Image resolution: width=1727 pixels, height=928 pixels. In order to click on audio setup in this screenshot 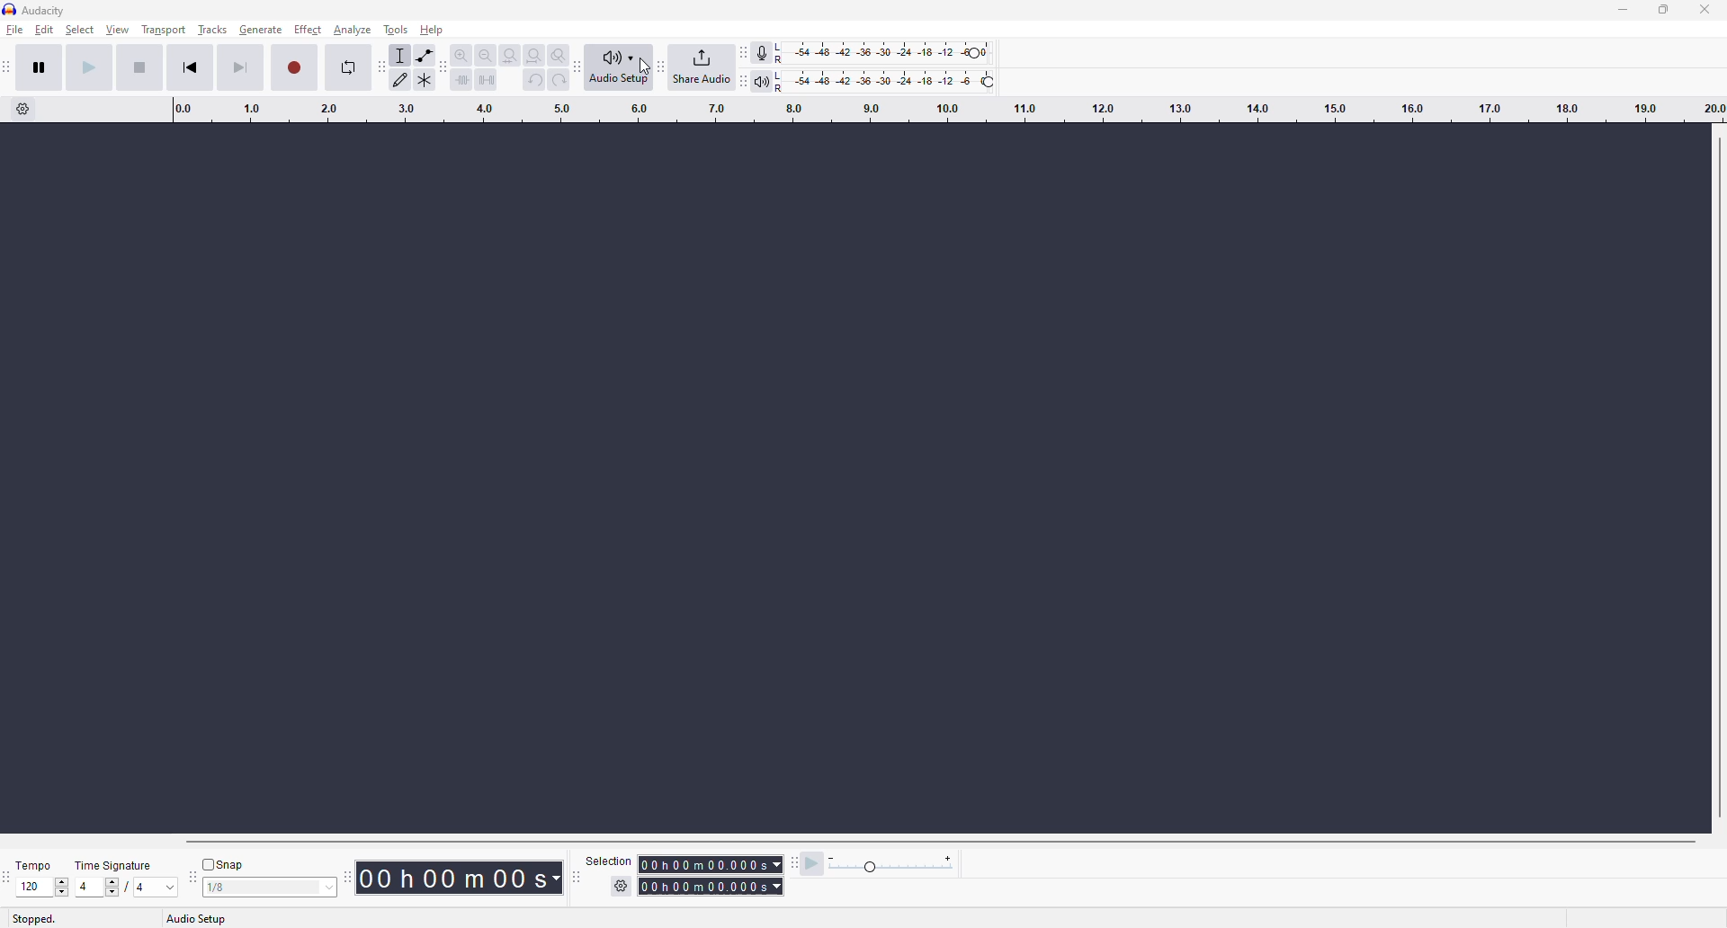, I will do `click(616, 66)`.